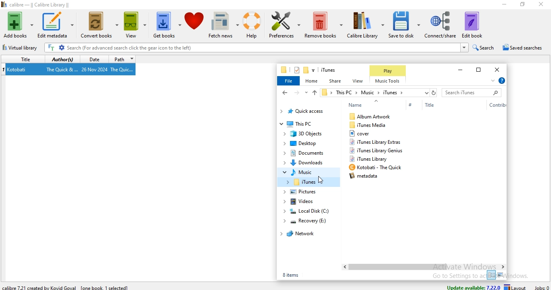 The width and height of the screenshot is (551, 290). What do you see at coordinates (388, 81) in the screenshot?
I see `Music Tools` at bounding box center [388, 81].